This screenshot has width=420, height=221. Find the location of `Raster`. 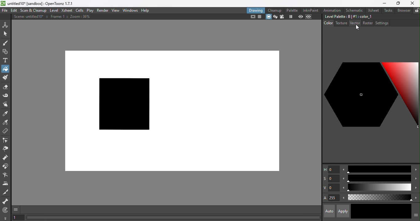

Raster is located at coordinates (368, 23).